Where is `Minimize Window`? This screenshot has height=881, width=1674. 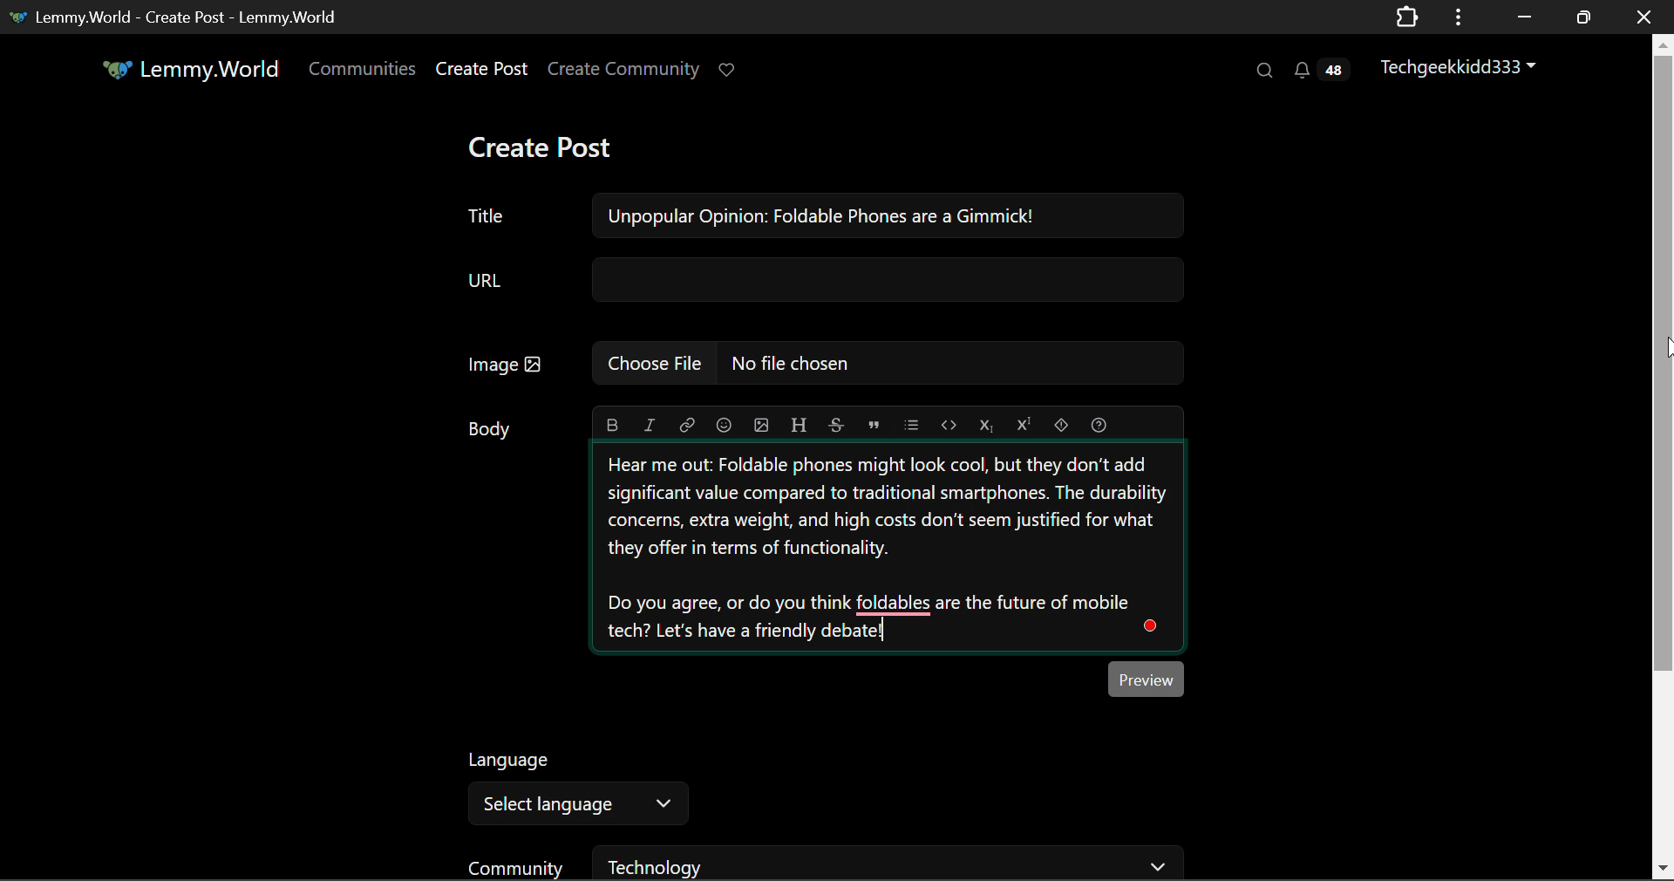
Minimize Window is located at coordinates (1586, 17).